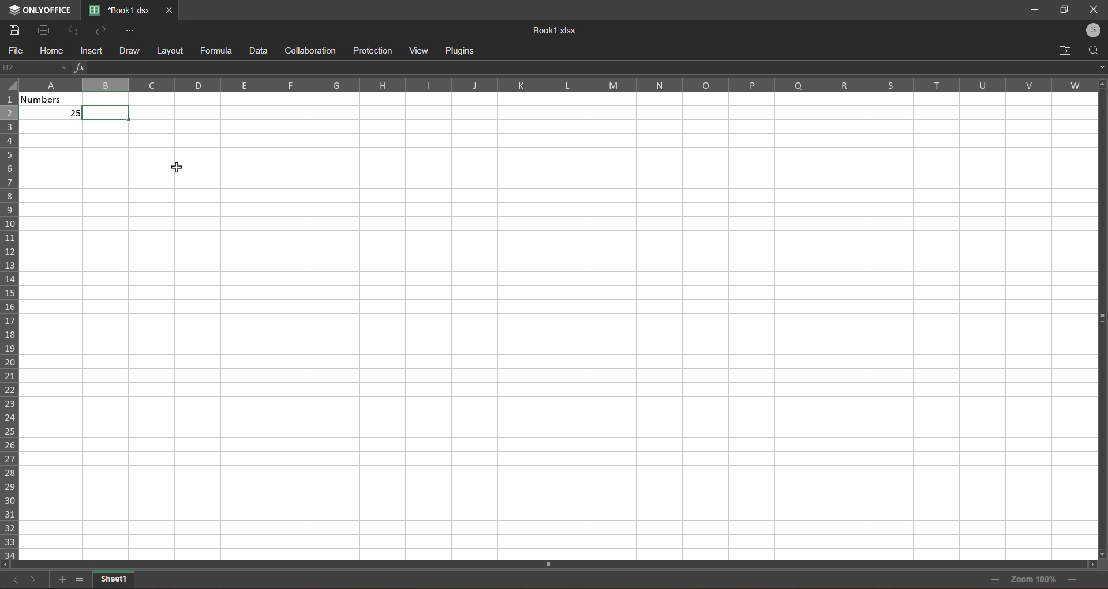  Describe the element at coordinates (178, 167) in the screenshot. I see `cursor` at that location.